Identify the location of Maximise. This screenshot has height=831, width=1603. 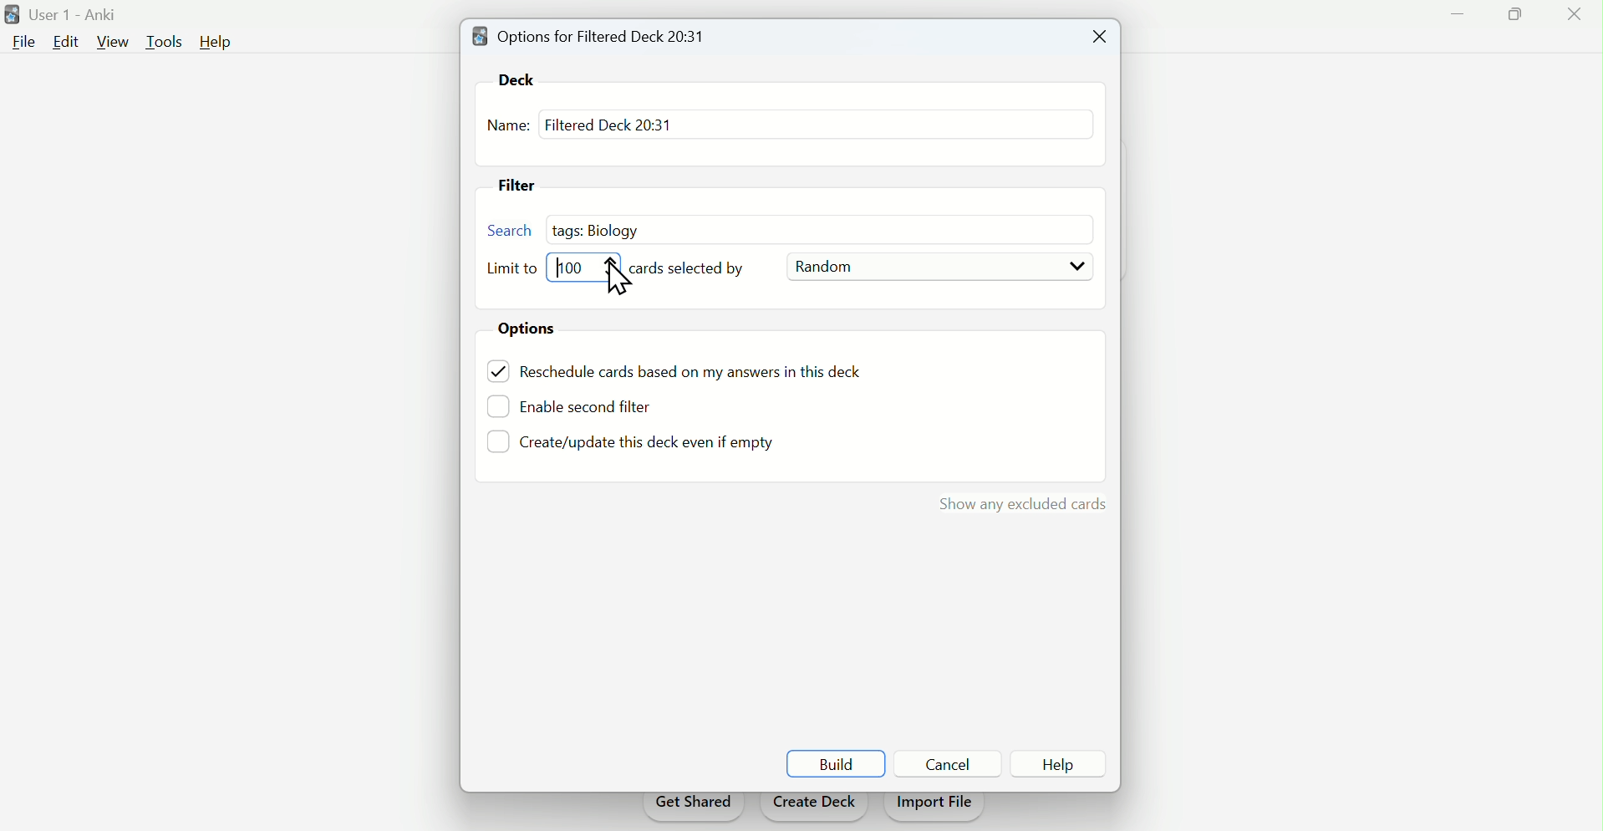
(1508, 21).